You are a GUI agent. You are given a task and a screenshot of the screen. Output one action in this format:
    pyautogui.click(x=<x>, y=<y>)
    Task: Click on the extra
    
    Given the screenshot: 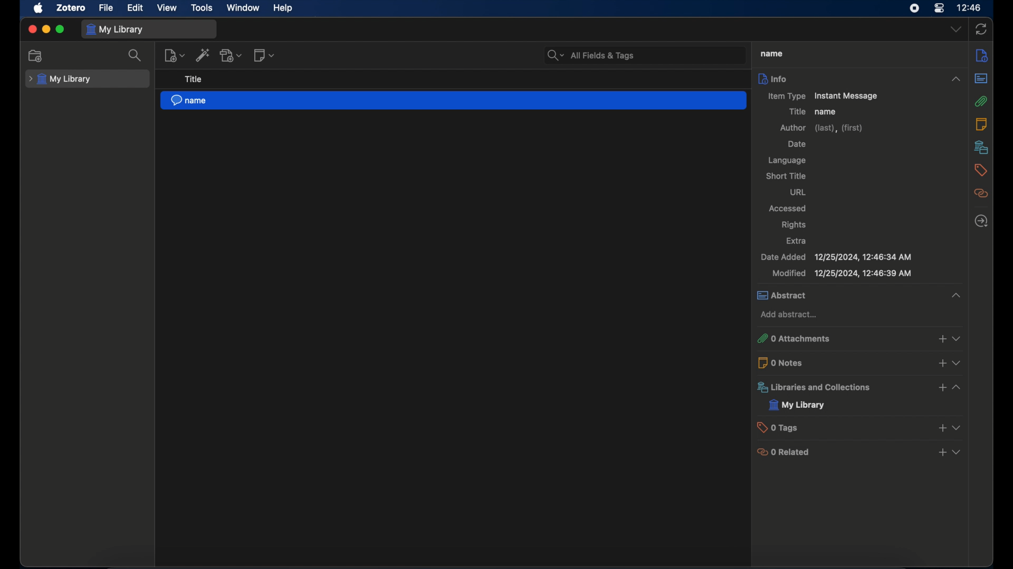 What is the action you would take?
    pyautogui.click(x=797, y=241)
    